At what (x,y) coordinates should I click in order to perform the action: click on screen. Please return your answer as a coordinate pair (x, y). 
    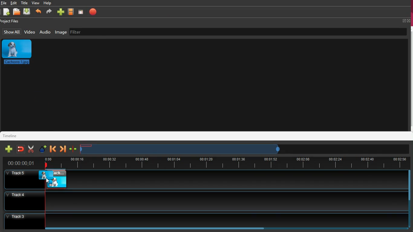
    Looking at the image, I should click on (82, 12).